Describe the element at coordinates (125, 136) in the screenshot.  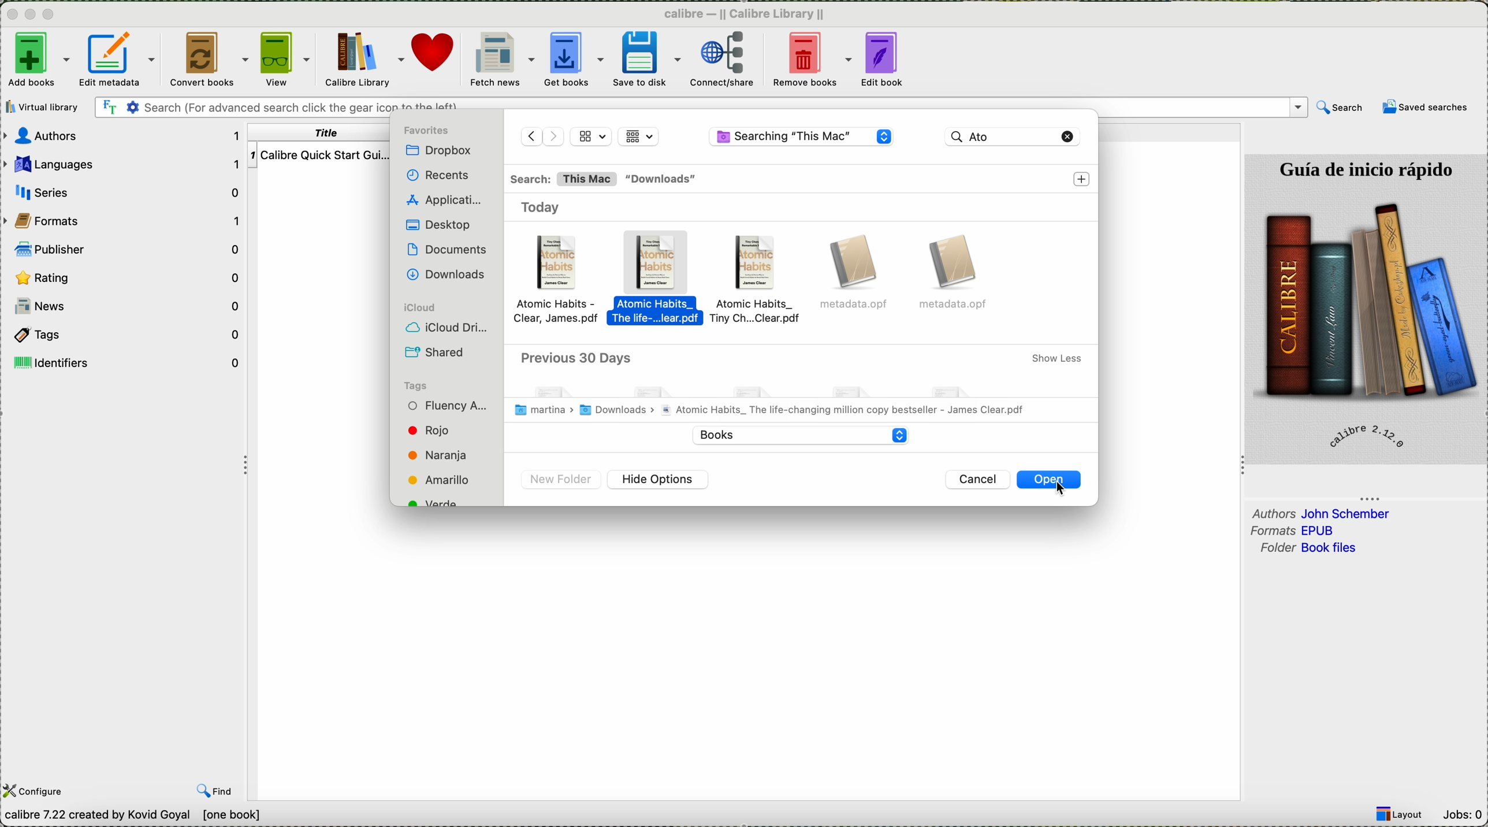
I see `authors` at that location.